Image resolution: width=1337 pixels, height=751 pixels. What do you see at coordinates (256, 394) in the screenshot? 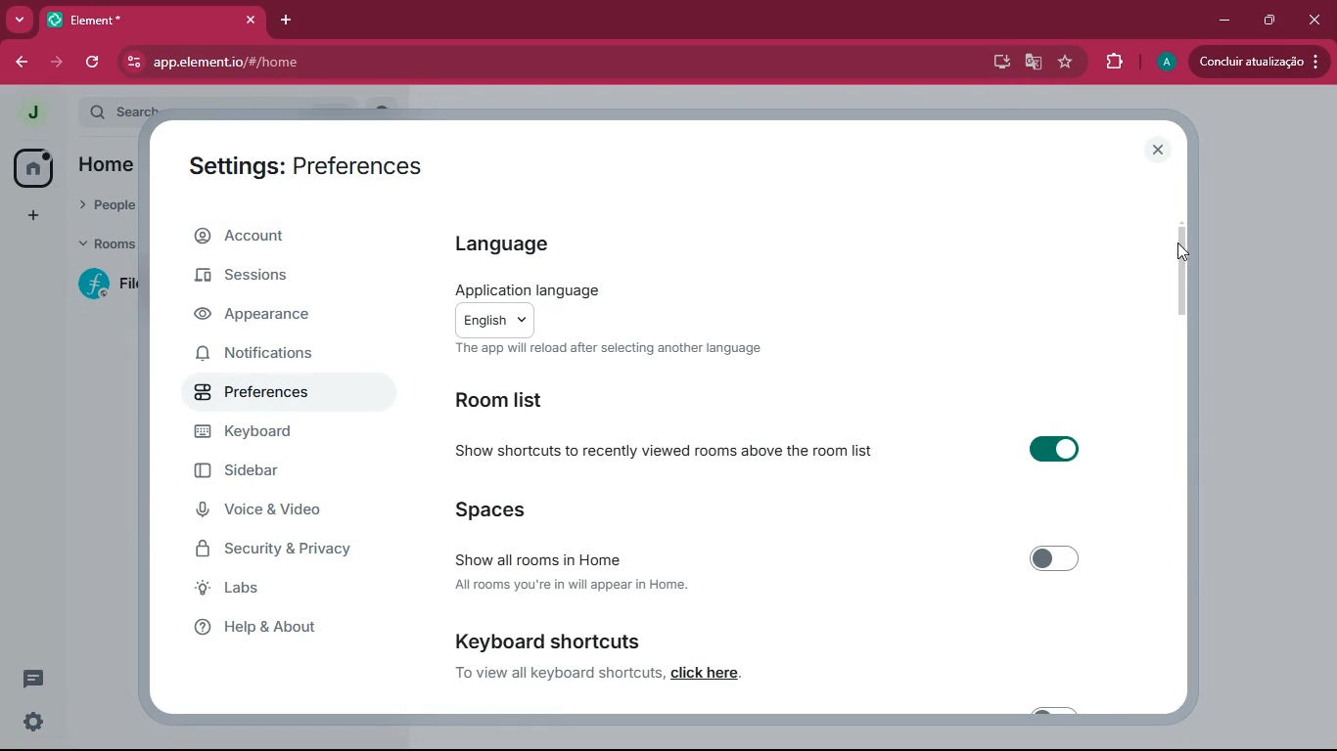
I see `preferences` at bounding box center [256, 394].